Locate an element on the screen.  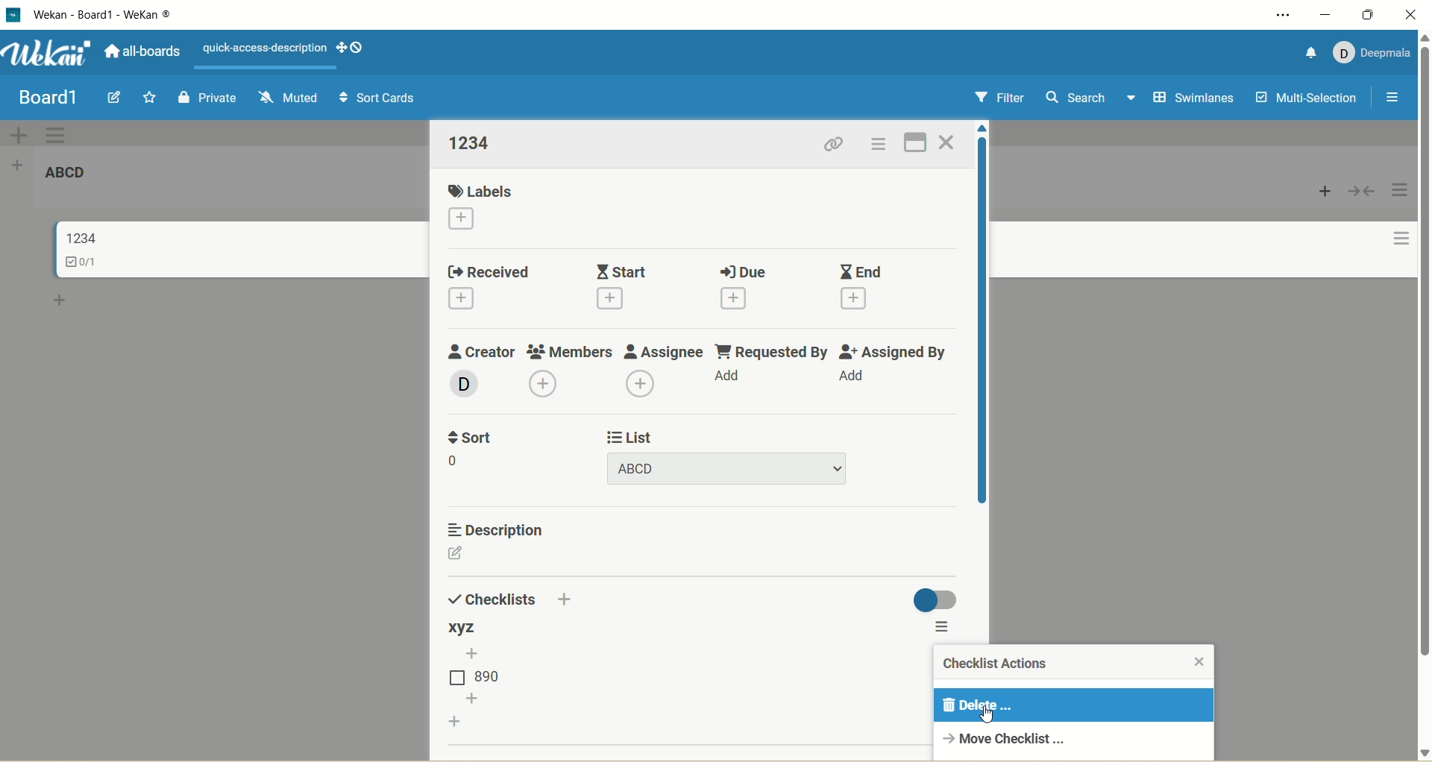
close is located at coordinates (955, 140).